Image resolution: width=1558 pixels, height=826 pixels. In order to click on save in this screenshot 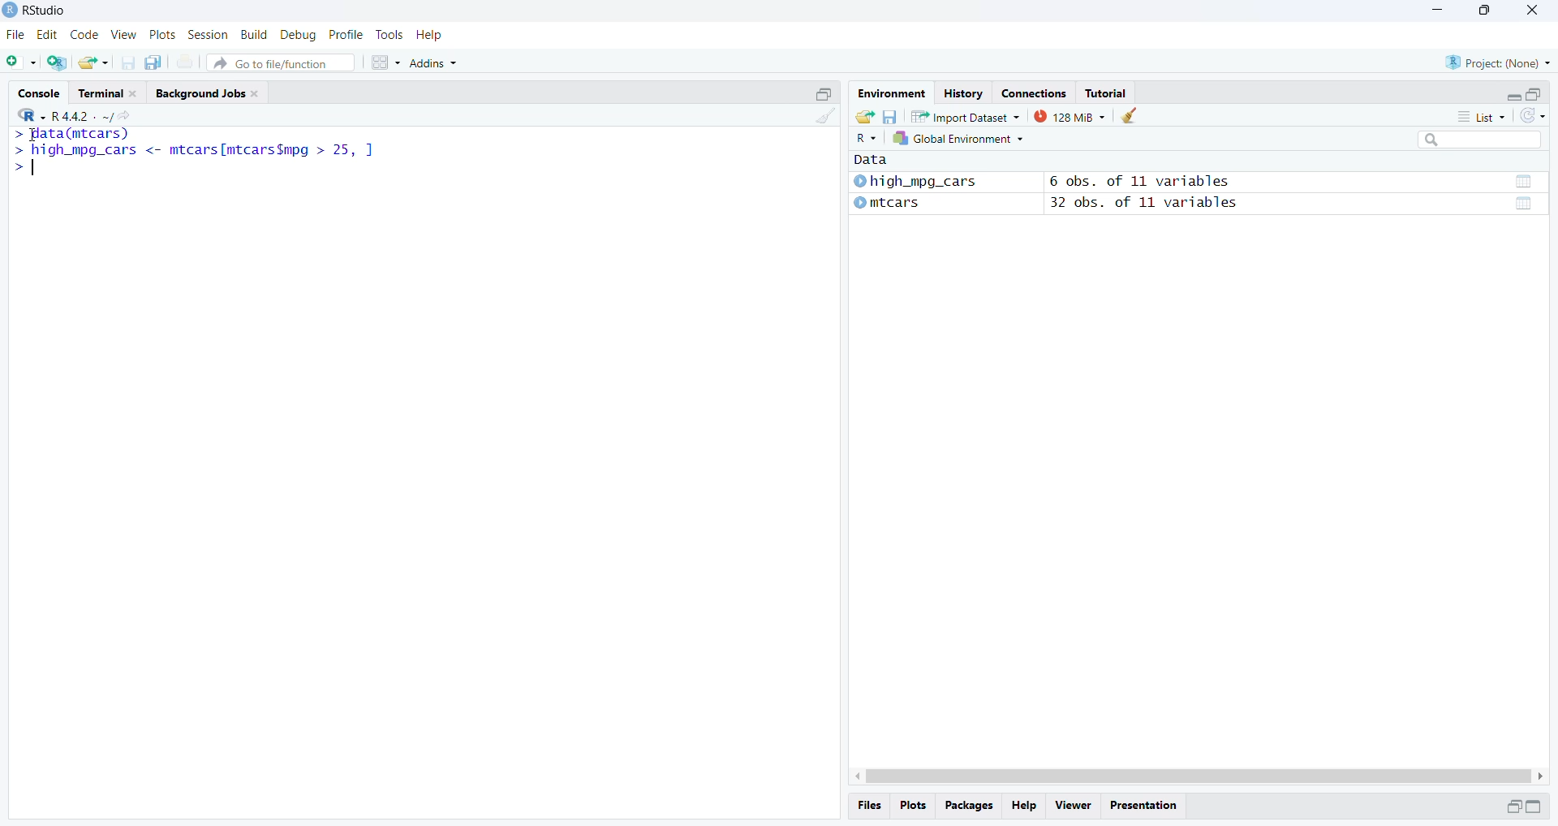, I will do `click(889, 115)`.